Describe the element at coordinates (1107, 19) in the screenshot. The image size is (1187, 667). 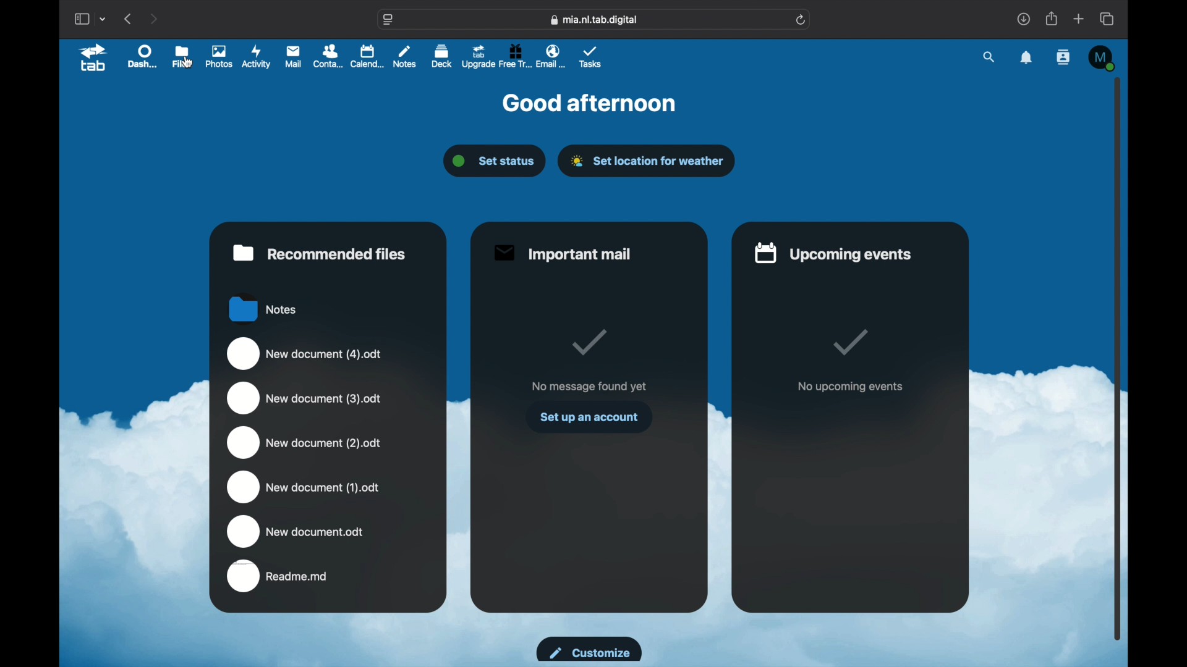
I see `show tab overview` at that location.